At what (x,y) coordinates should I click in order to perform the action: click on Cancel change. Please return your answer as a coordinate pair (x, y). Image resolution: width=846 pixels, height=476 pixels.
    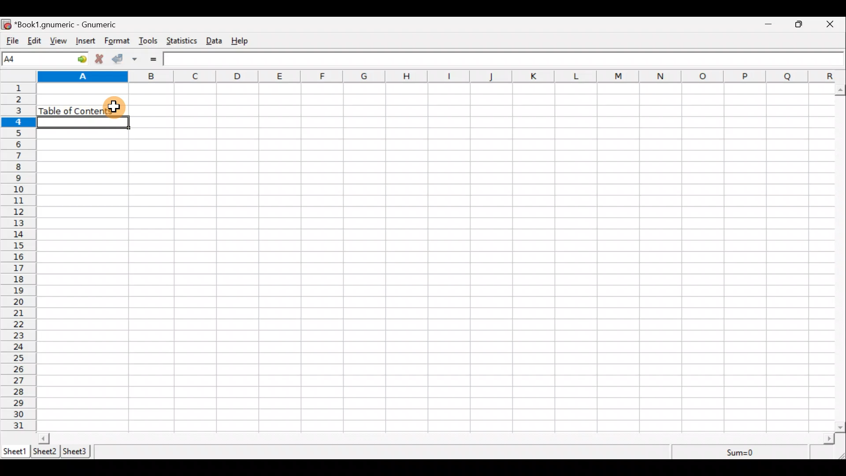
    Looking at the image, I should click on (101, 60).